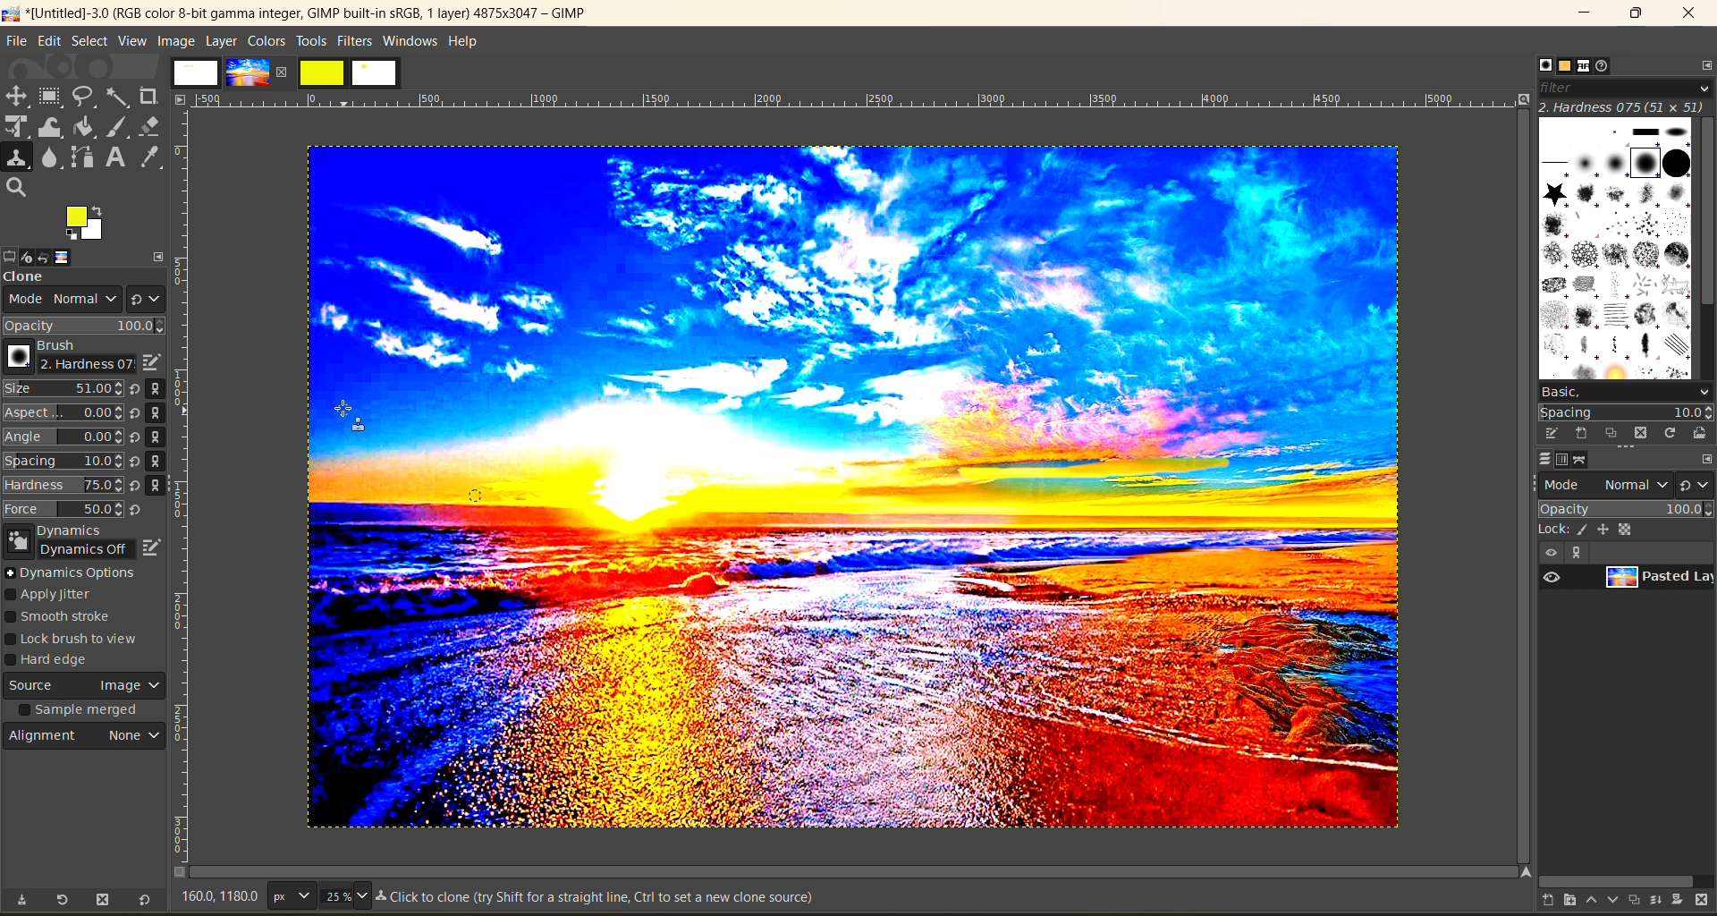 This screenshot has width=1717, height=916. What do you see at coordinates (55, 662) in the screenshot?
I see `hard edge` at bounding box center [55, 662].